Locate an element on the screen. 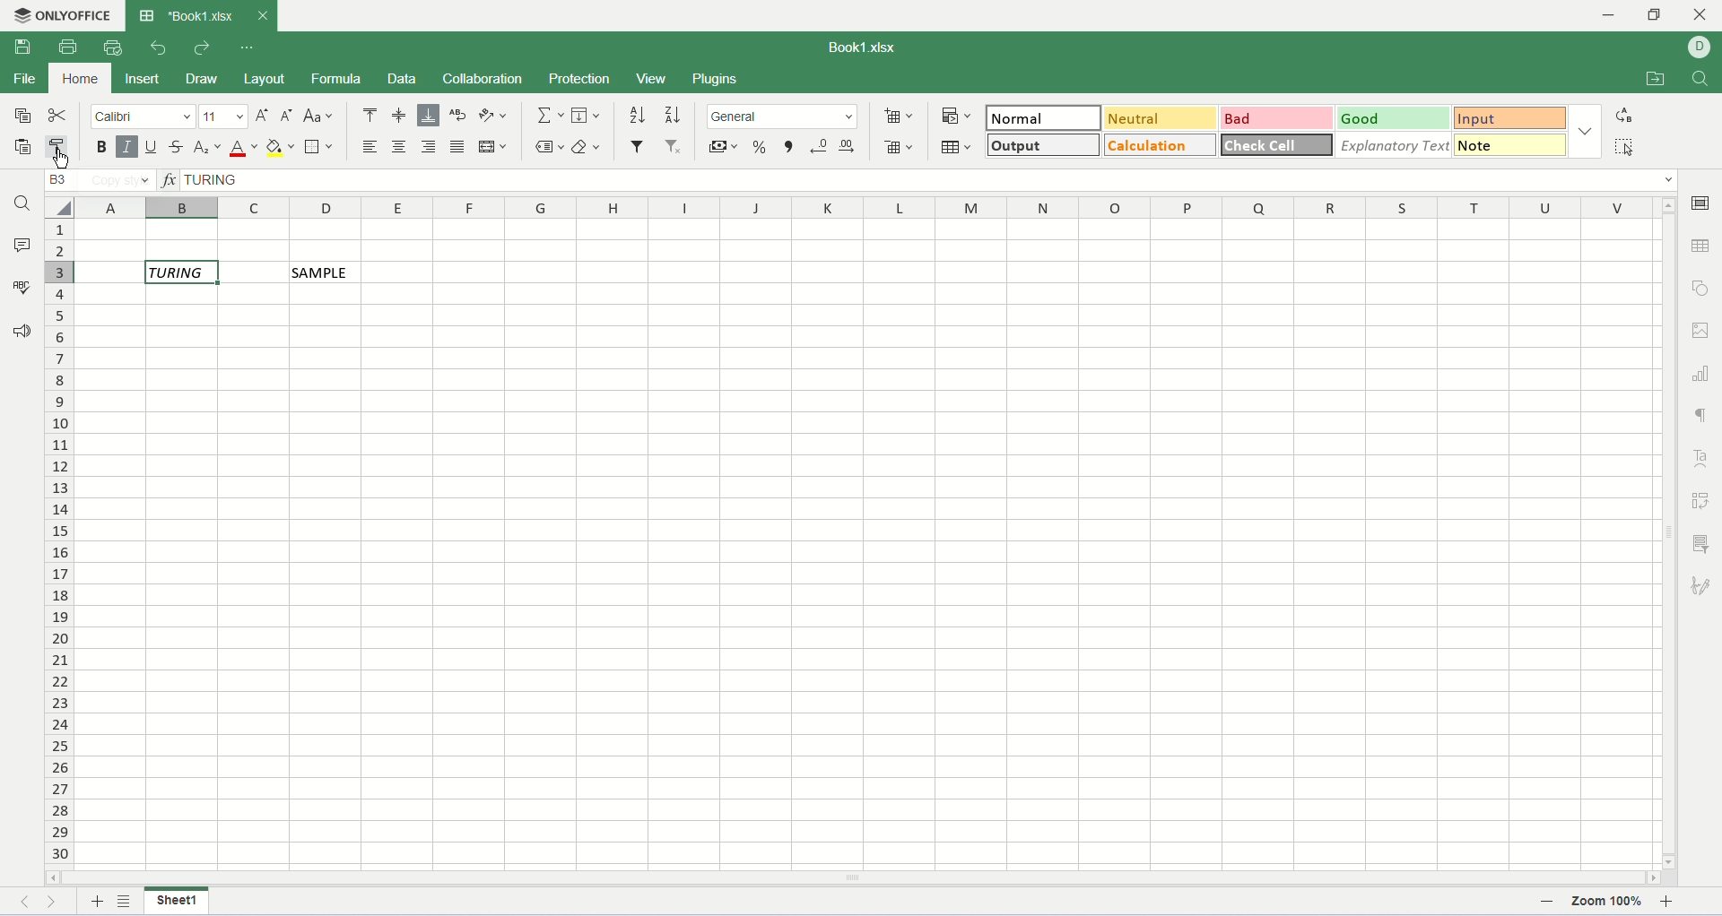 The height and width of the screenshot is (916, 1722). format options is located at coordinates (1587, 134).